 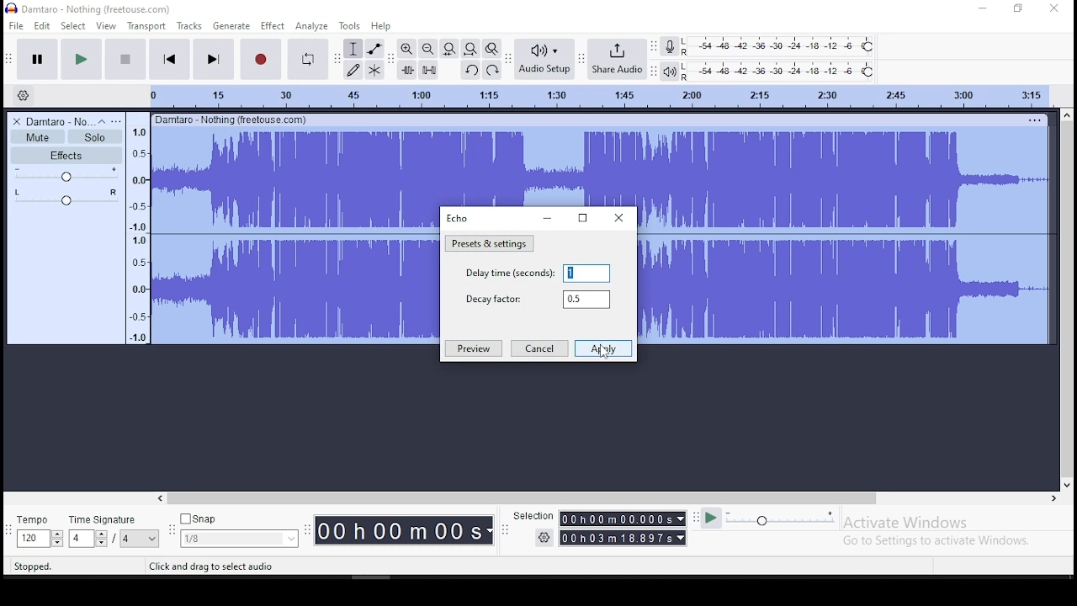 What do you see at coordinates (124, 540) in the screenshot?
I see `/4` at bounding box center [124, 540].